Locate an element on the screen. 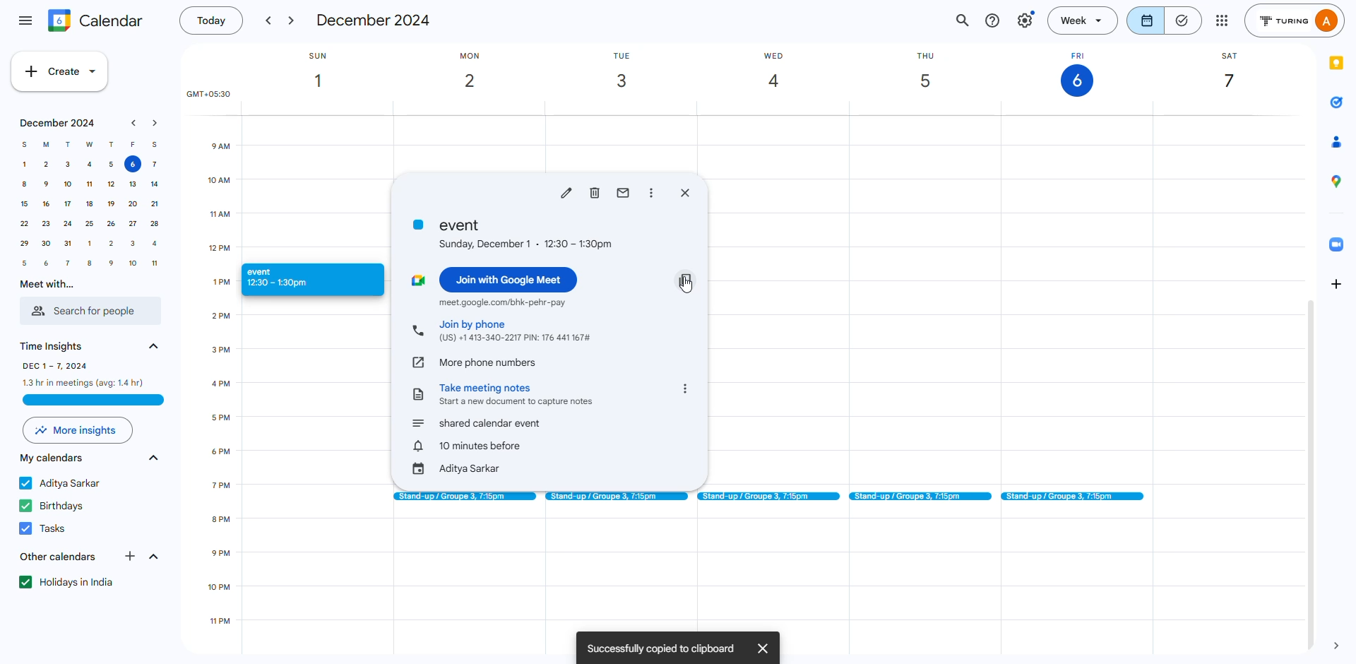 The width and height of the screenshot is (1356, 664). holiday is located at coordinates (70, 582).